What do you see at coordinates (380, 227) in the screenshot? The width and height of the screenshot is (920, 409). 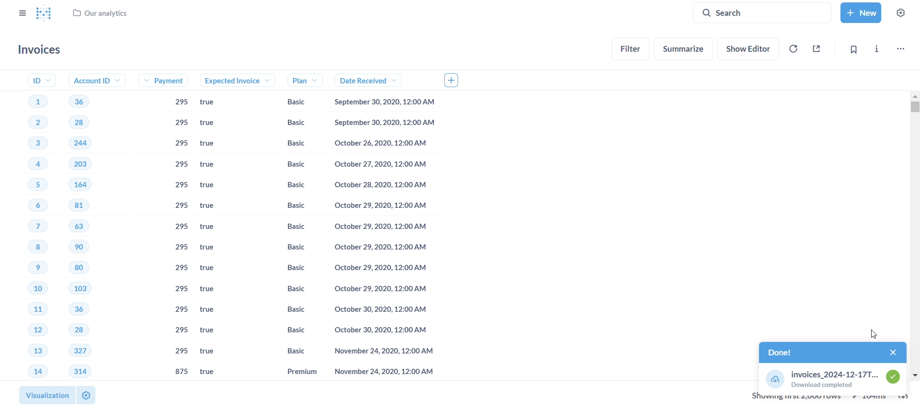 I see `October 29,2020, 12:00 AM` at bounding box center [380, 227].